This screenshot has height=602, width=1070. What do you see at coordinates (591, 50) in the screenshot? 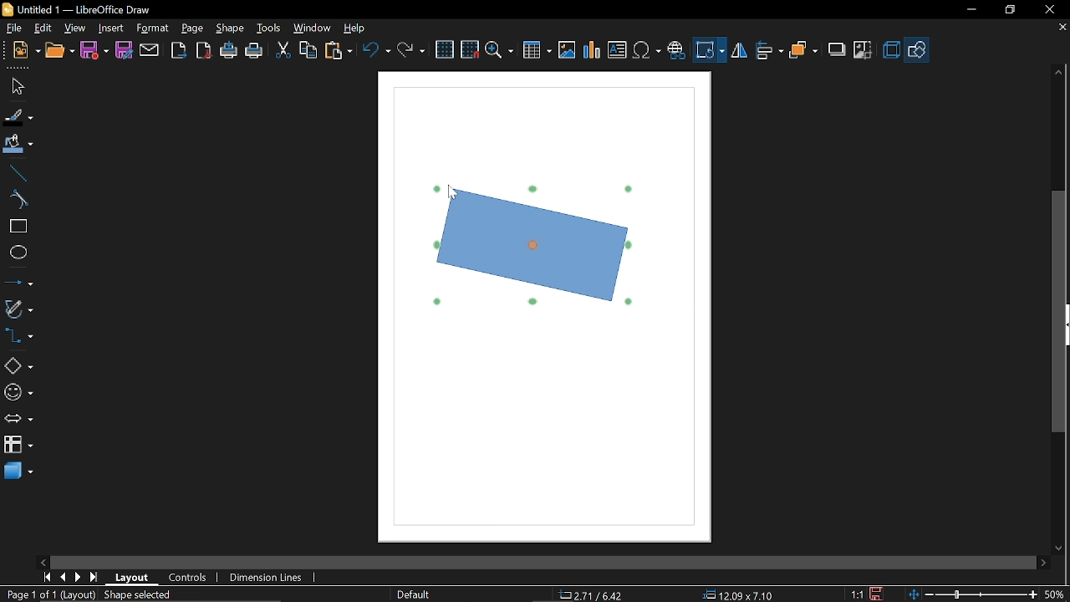
I see `Insert chart` at bounding box center [591, 50].